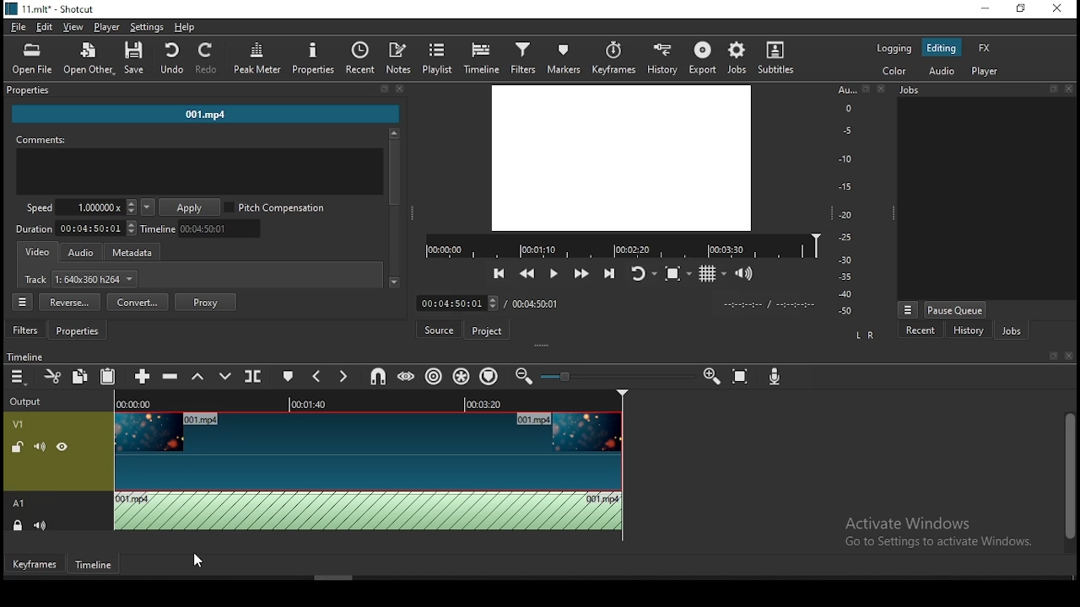 This screenshot has height=607, width=1080. What do you see at coordinates (405, 377) in the screenshot?
I see `scrub while dragging` at bounding box center [405, 377].